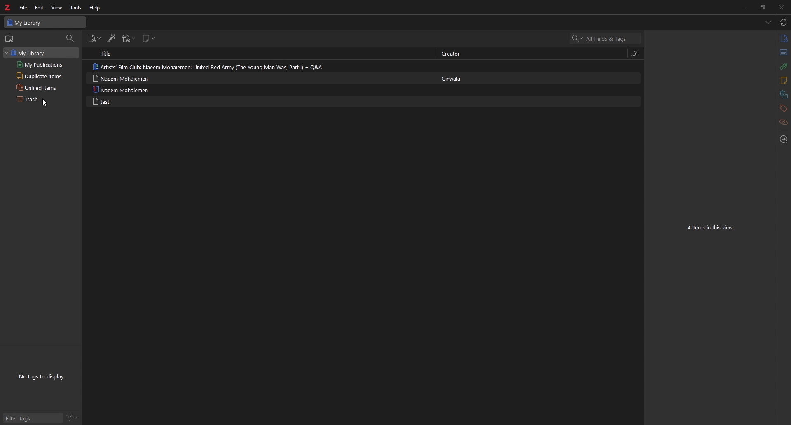 The image size is (791, 425). Describe the element at coordinates (783, 66) in the screenshot. I see `attachments` at that location.